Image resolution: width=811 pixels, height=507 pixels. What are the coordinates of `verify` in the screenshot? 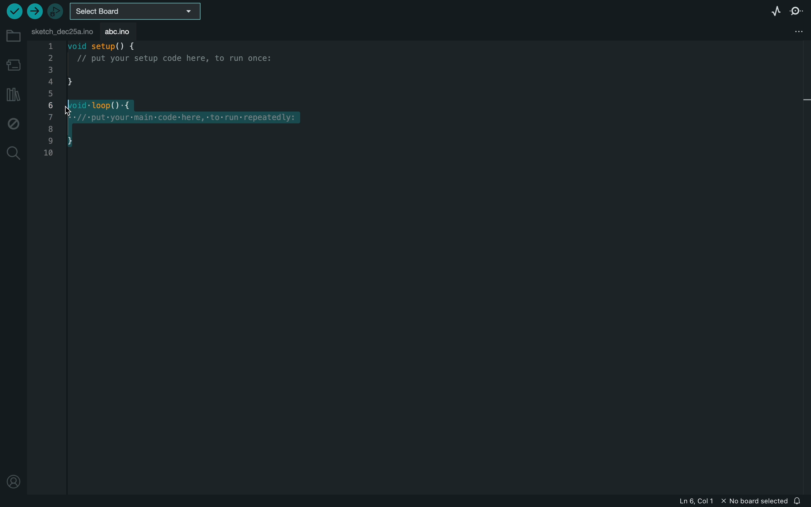 It's located at (13, 10).